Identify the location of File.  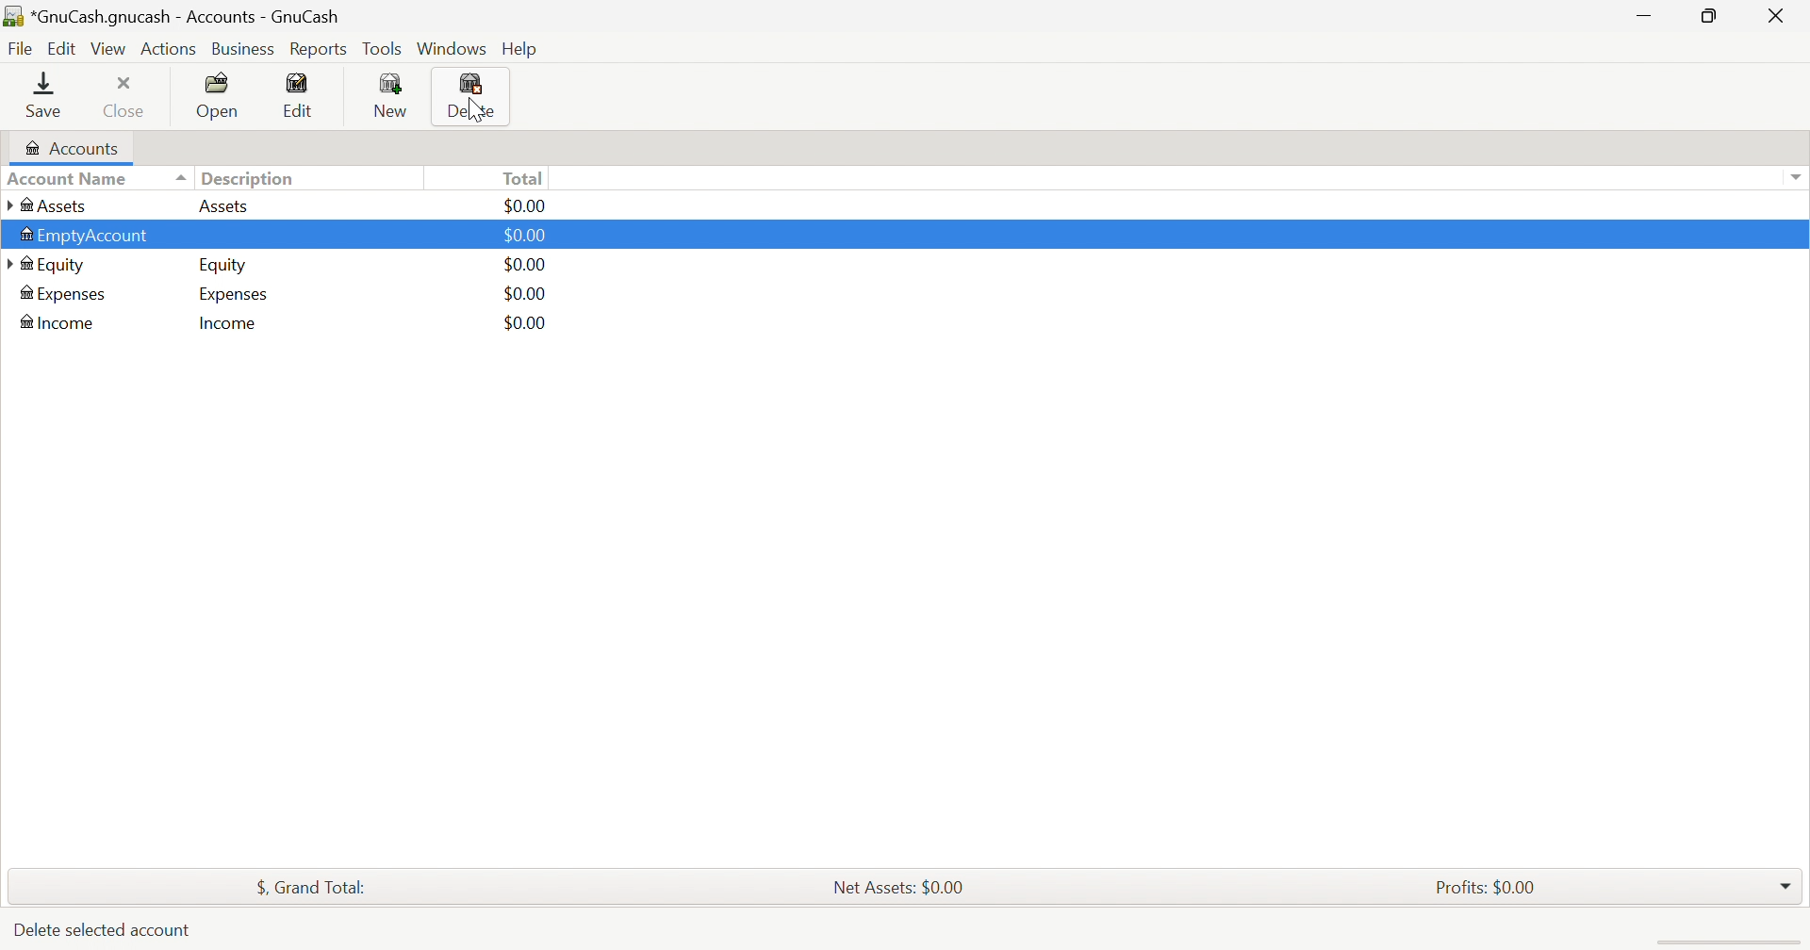
(24, 50).